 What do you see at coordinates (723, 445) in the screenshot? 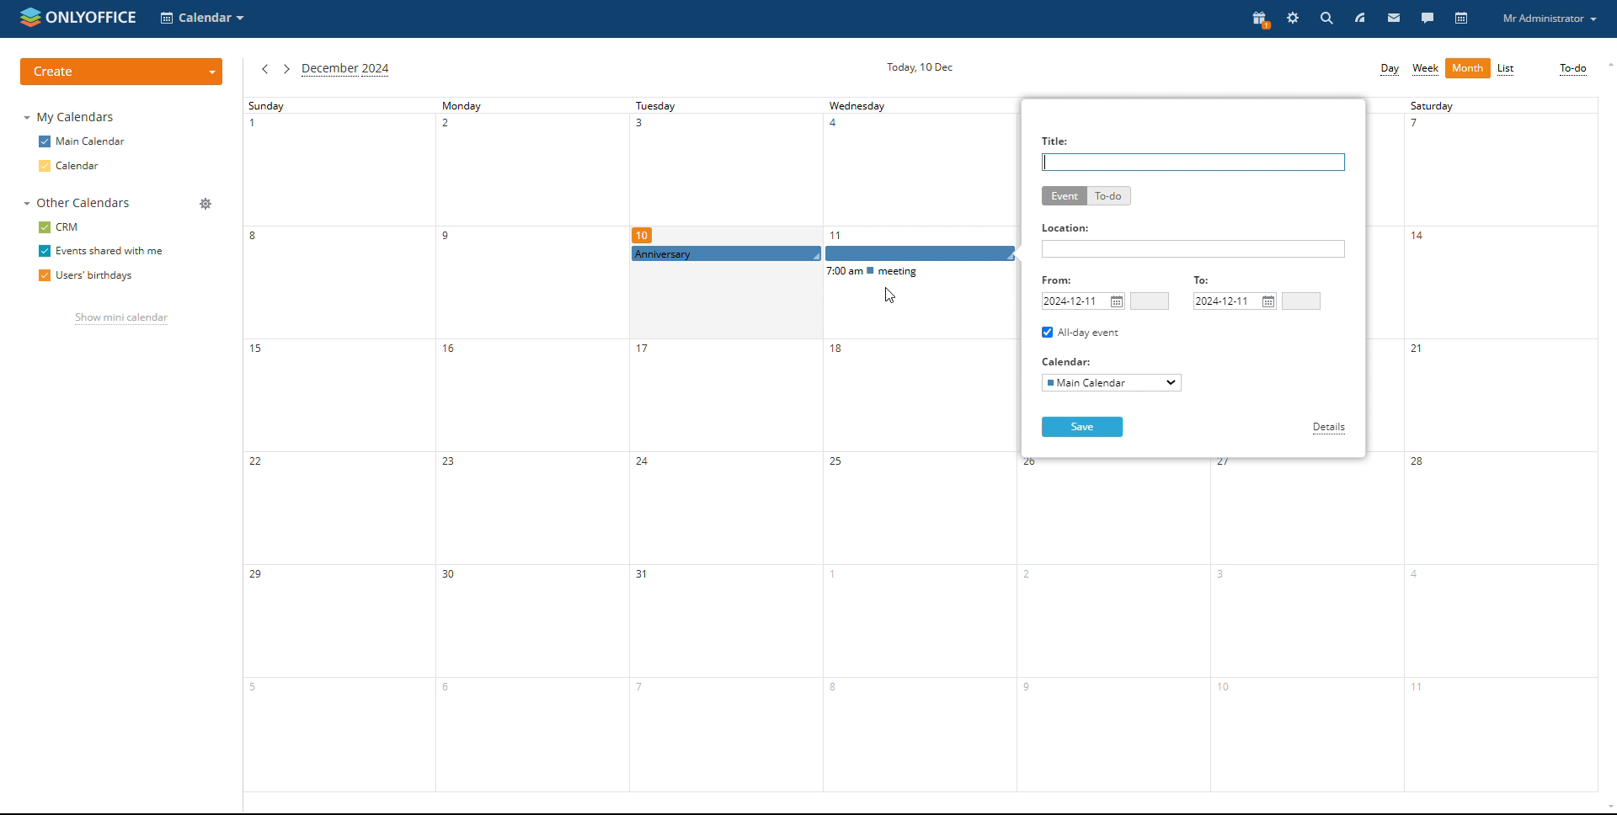
I see `tuesday` at bounding box center [723, 445].